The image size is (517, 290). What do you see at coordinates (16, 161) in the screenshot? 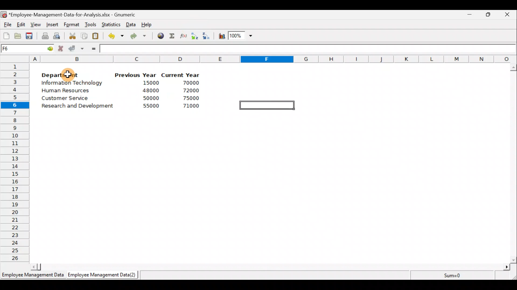
I see `Rows` at bounding box center [16, 161].